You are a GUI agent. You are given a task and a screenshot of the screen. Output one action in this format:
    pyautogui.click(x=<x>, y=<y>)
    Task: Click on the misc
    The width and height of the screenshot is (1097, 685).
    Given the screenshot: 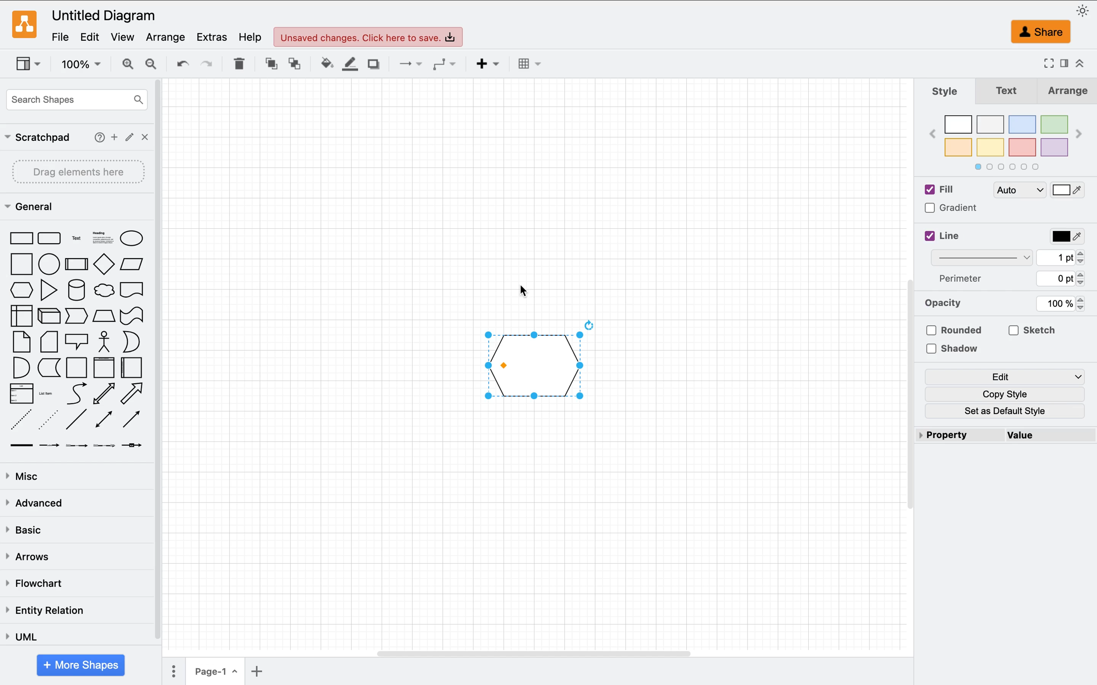 What is the action you would take?
    pyautogui.click(x=24, y=477)
    